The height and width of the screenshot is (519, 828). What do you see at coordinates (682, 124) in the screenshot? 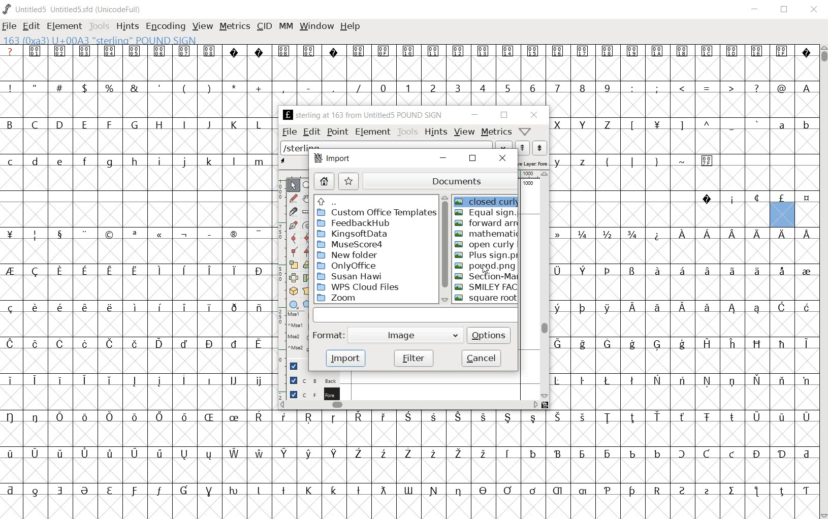
I see `]` at bounding box center [682, 124].